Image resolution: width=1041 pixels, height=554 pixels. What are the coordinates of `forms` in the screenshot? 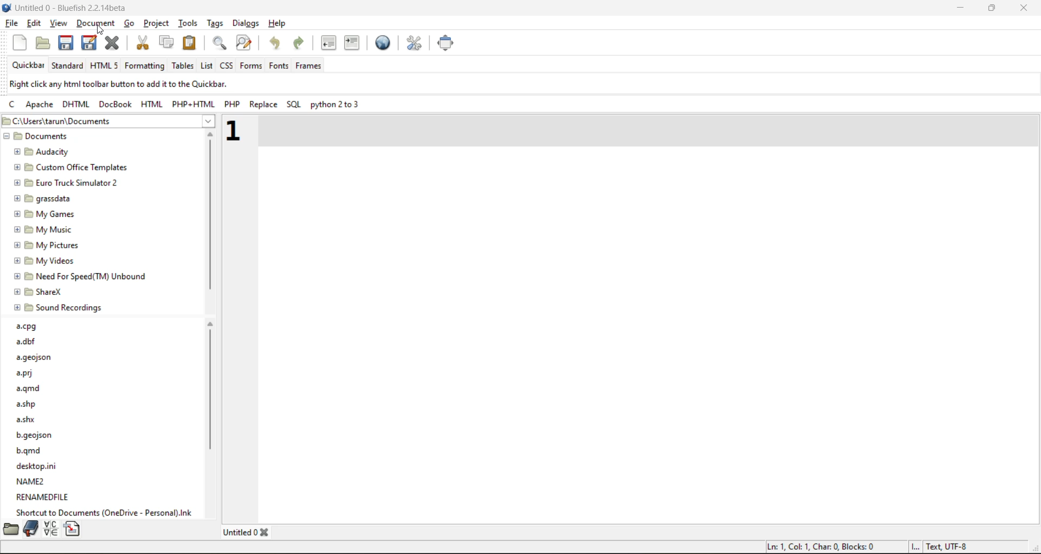 It's located at (252, 66).